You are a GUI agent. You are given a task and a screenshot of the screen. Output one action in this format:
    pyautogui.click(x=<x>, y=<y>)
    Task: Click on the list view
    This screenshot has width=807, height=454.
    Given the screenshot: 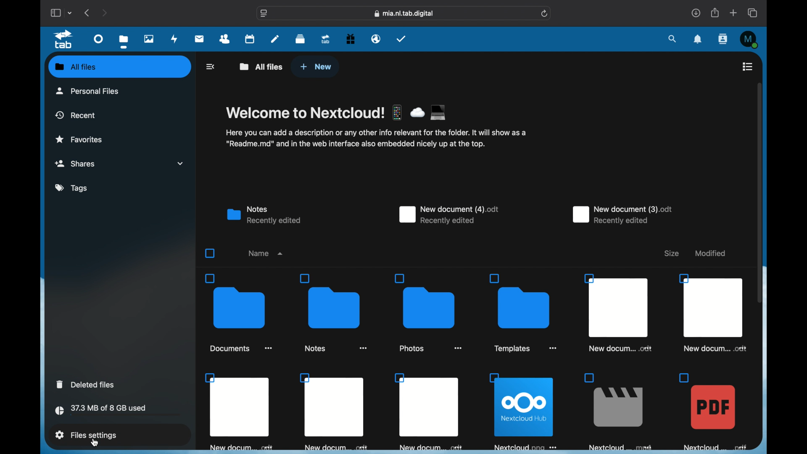 What is the action you would take?
    pyautogui.click(x=747, y=66)
    